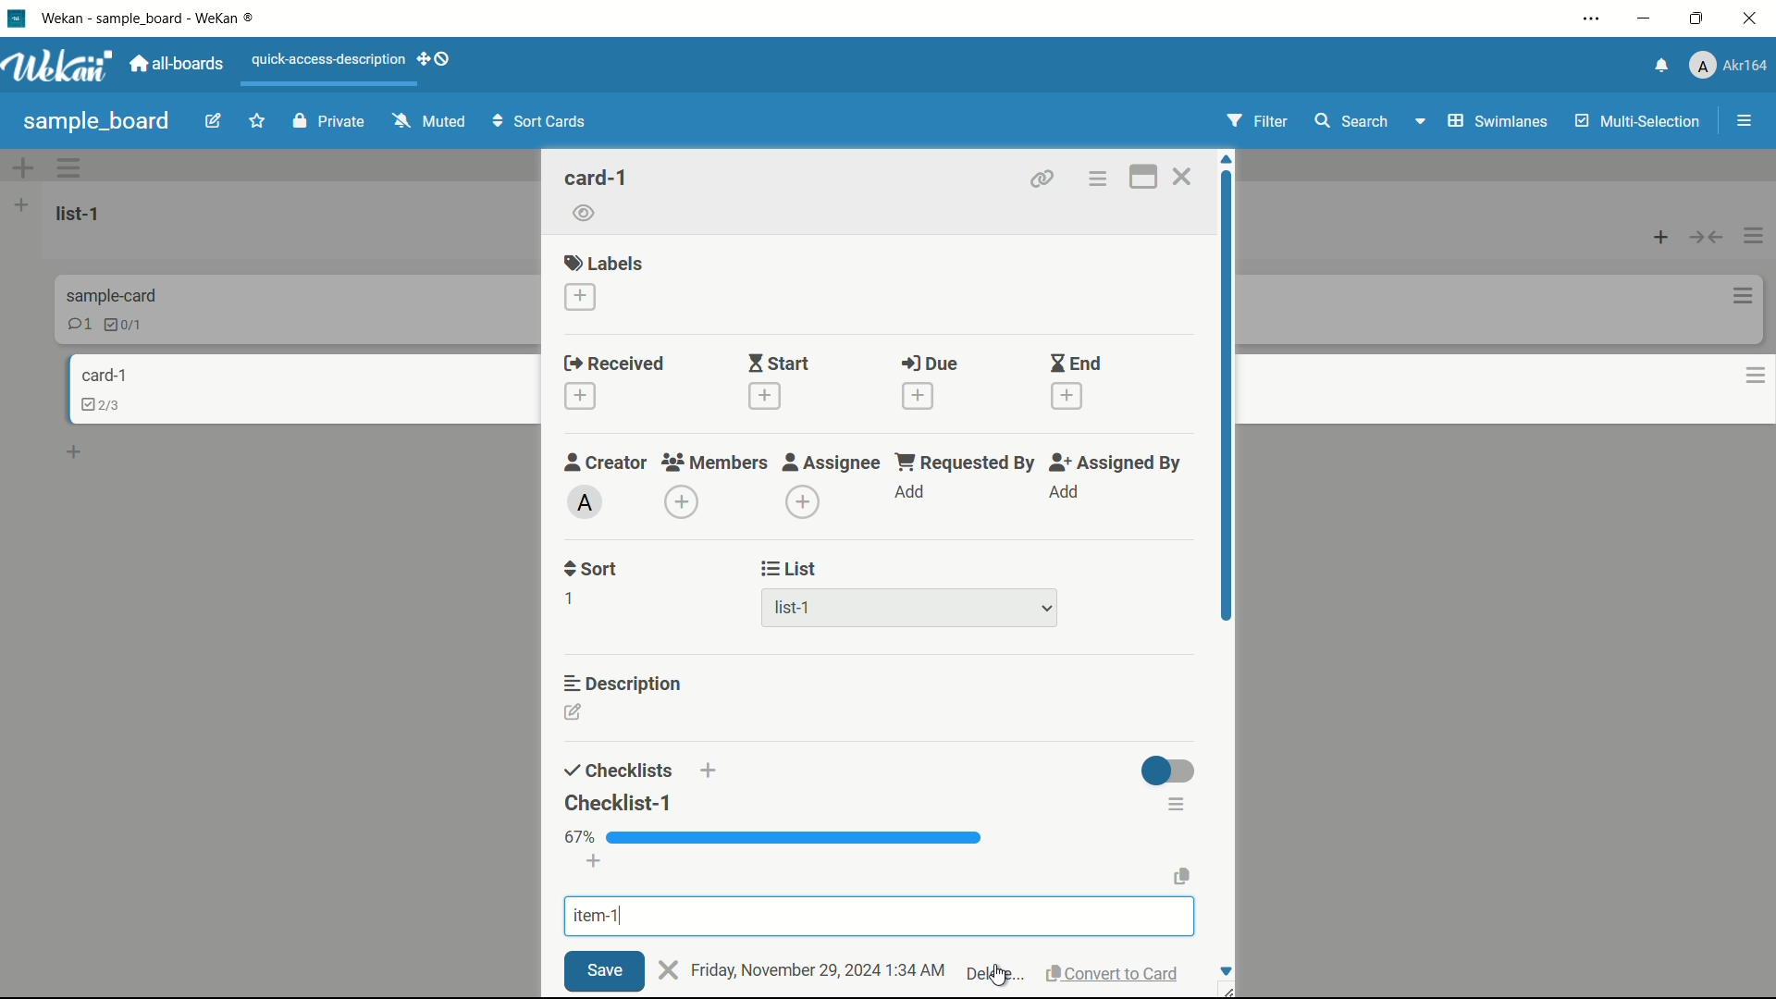  Describe the element at coordinates (1178, 803) in the screenshot. I see `checklist actions` at that location.